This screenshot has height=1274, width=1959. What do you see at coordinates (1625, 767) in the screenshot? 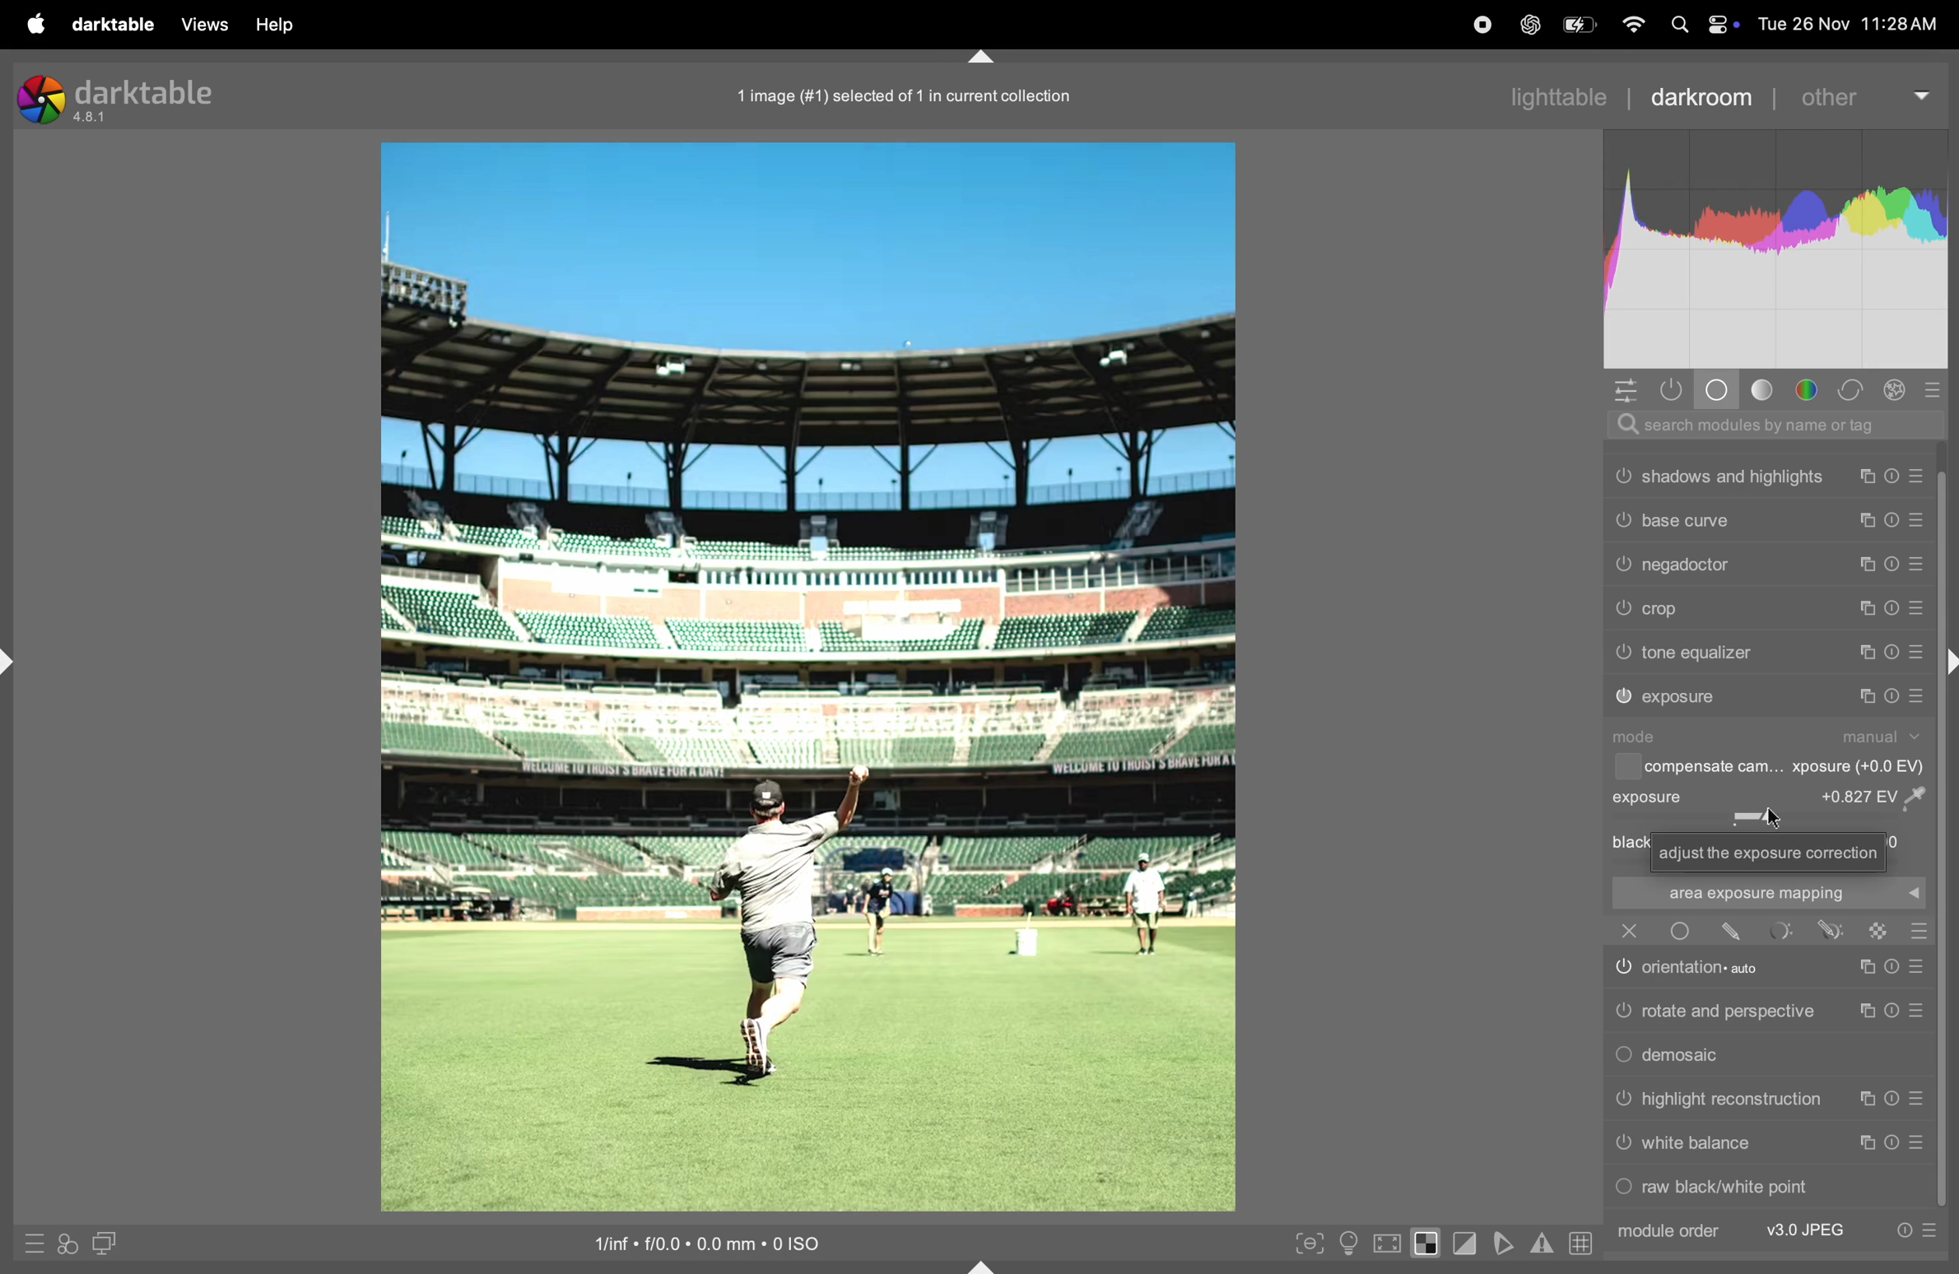
I see `Checkbox ` at bounding box center [1625, 767].